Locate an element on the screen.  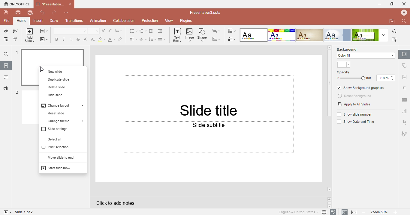
Spell checking is located at coordinates (333, 212).